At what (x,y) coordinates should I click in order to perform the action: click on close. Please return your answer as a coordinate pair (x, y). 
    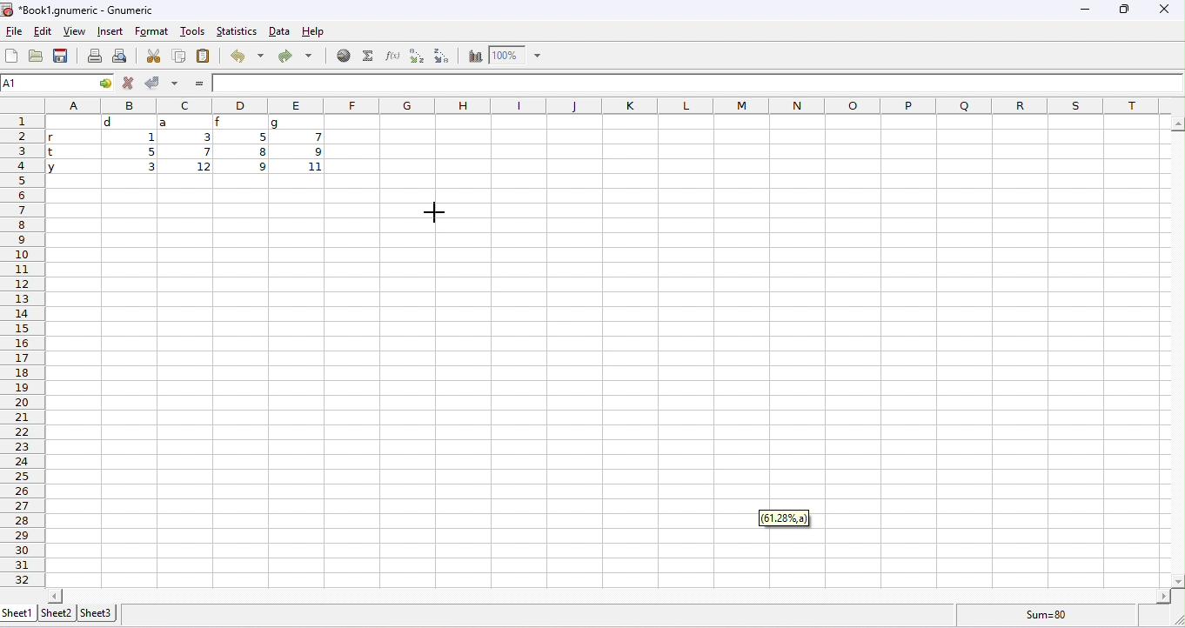
    Looking at the image, I should click on (1165, 11).